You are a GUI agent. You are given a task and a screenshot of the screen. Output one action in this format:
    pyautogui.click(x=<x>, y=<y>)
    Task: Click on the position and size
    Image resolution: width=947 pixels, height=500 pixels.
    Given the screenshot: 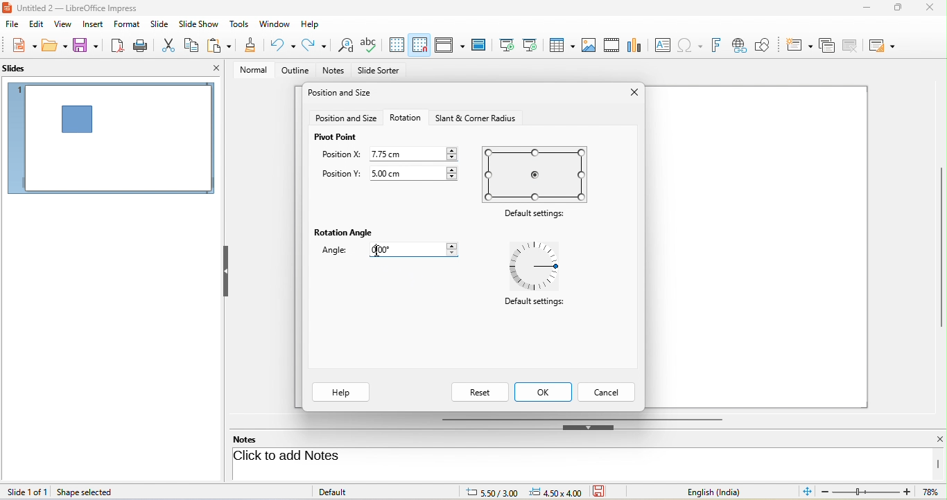 What is the action you would take?
    pyautogui.click(x=346, y=118)
    